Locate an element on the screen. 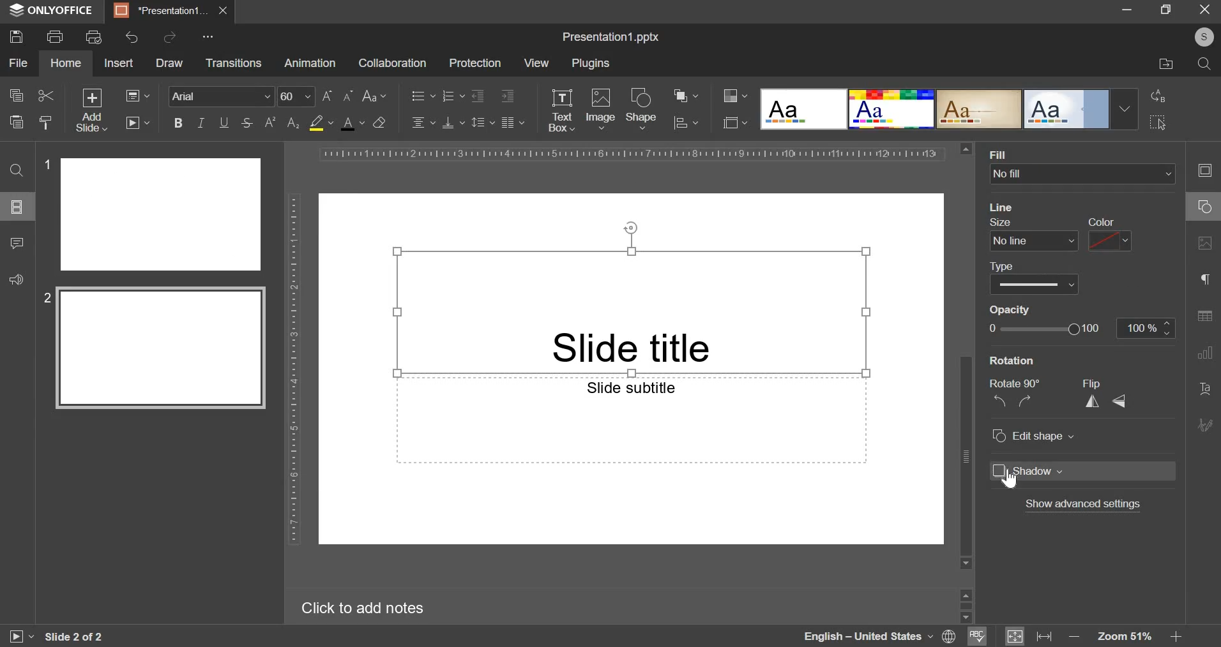  image is located at coordinates (601, 107).